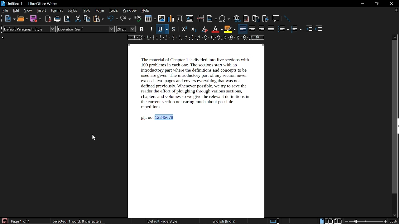 Image resolution: width=399 pixels, height=224 pixels. Describe the element at coordinates (246, 19) in the screenshot. I see `insert footnote` at that location.